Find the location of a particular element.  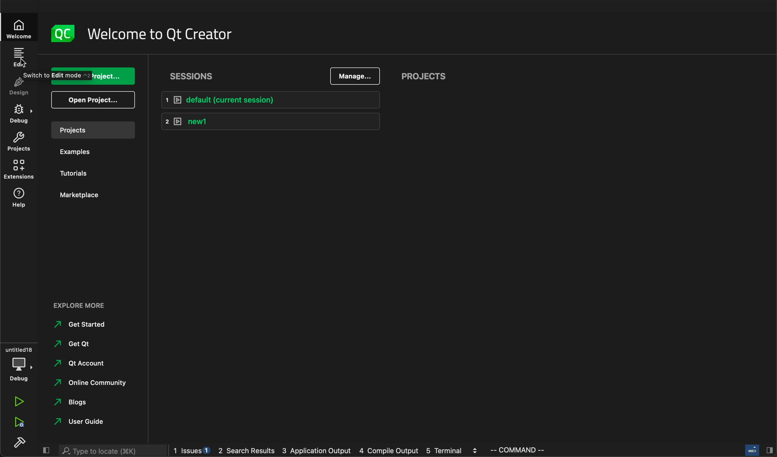

examples is located at coordinates (78, 150).